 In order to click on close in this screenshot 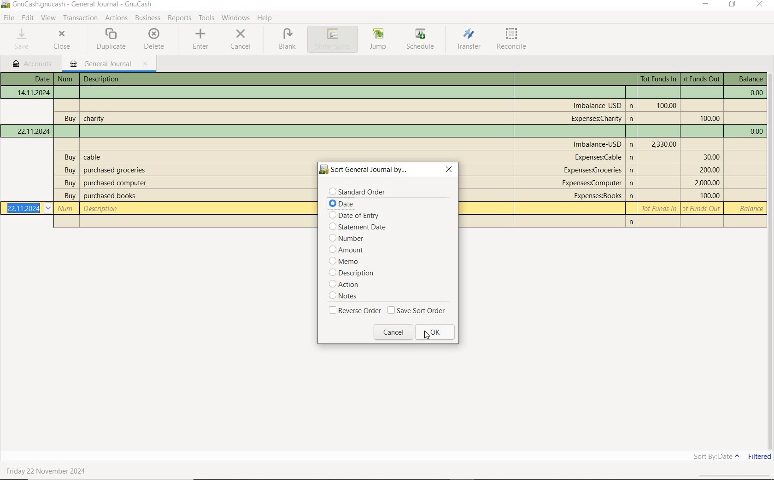, I will do `click(450, 170)`.